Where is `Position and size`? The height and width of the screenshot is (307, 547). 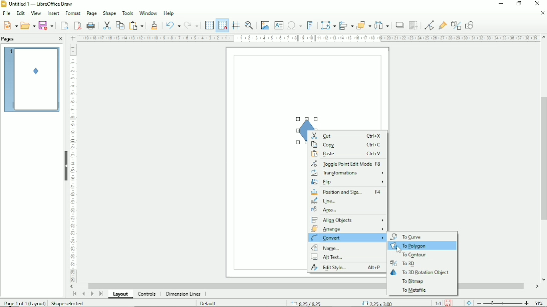
Position and size is located at coordinates (347, 193).